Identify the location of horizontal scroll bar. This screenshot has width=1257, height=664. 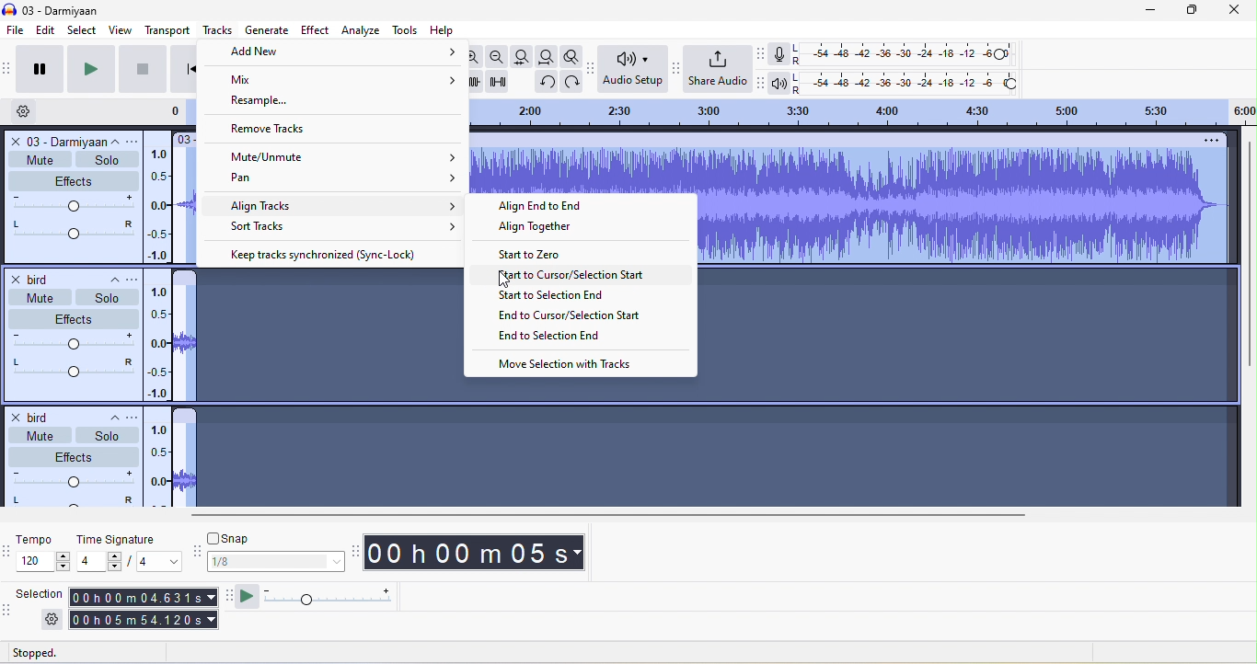
(604, 514).